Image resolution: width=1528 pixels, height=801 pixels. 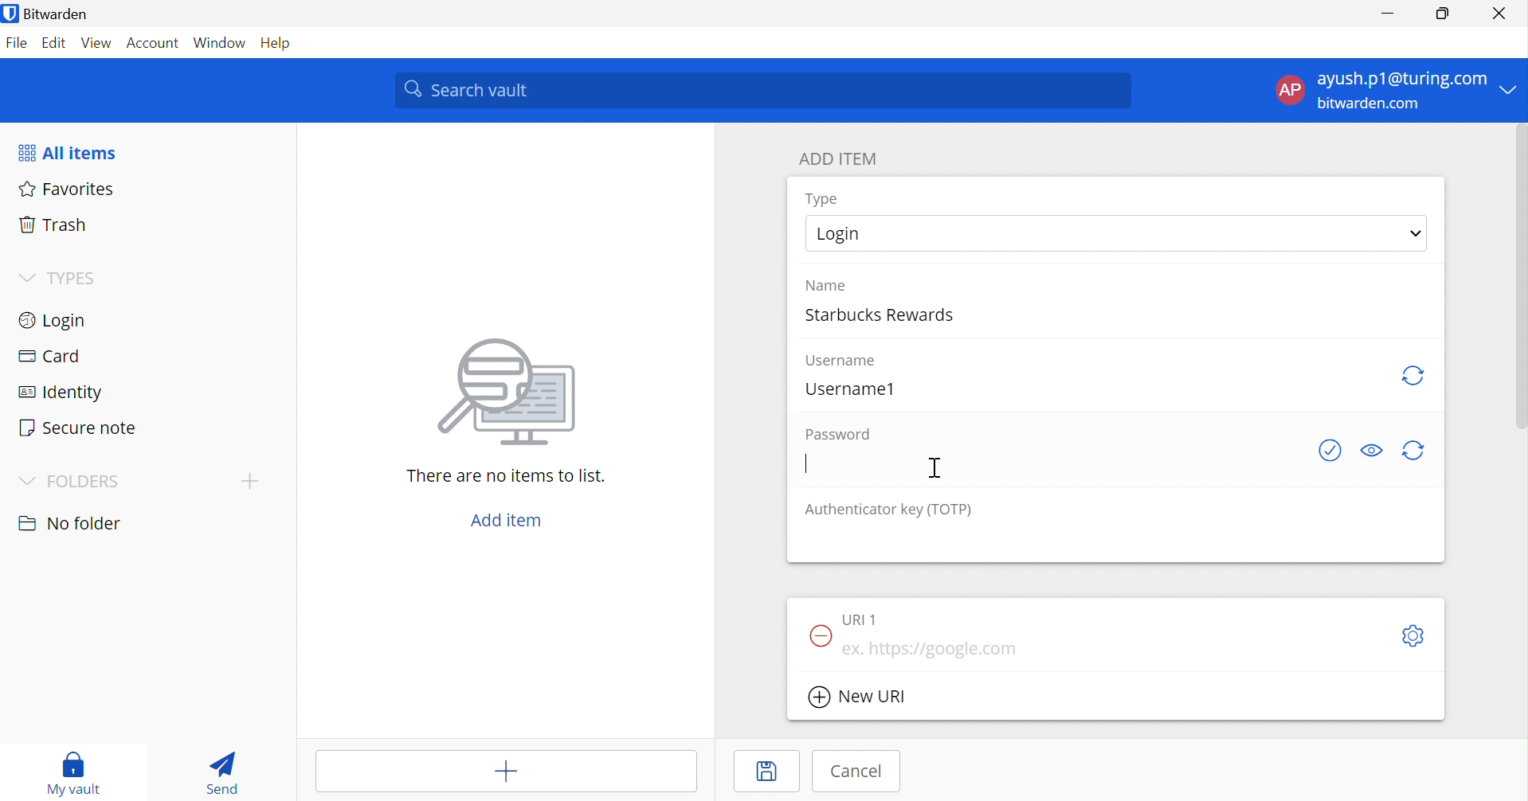 What do you see at coordinates (844, 232) in the screenshot?
I see `Login` at bounding box center [844, 232].